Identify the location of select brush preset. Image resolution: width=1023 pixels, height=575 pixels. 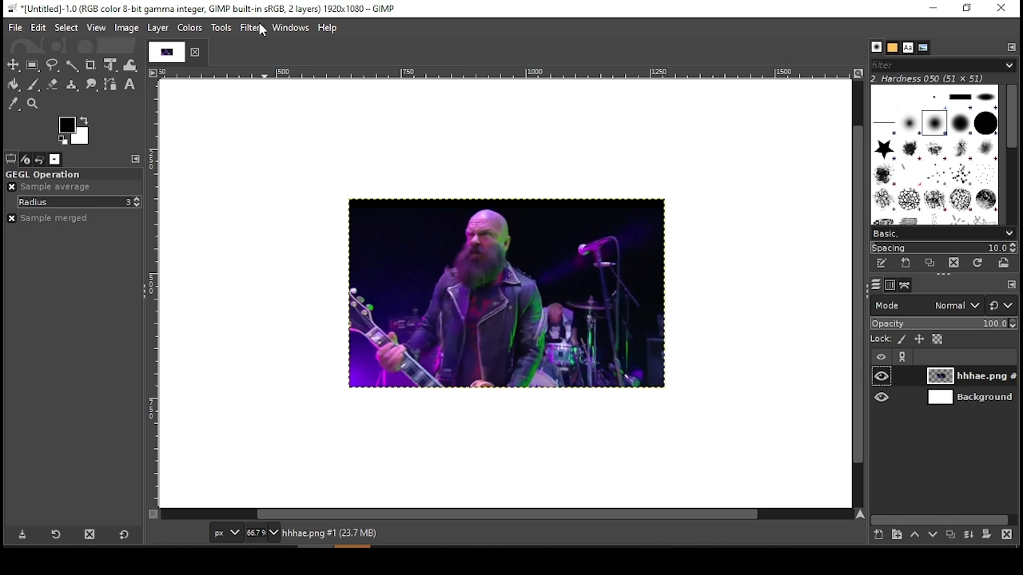
(945, 234).